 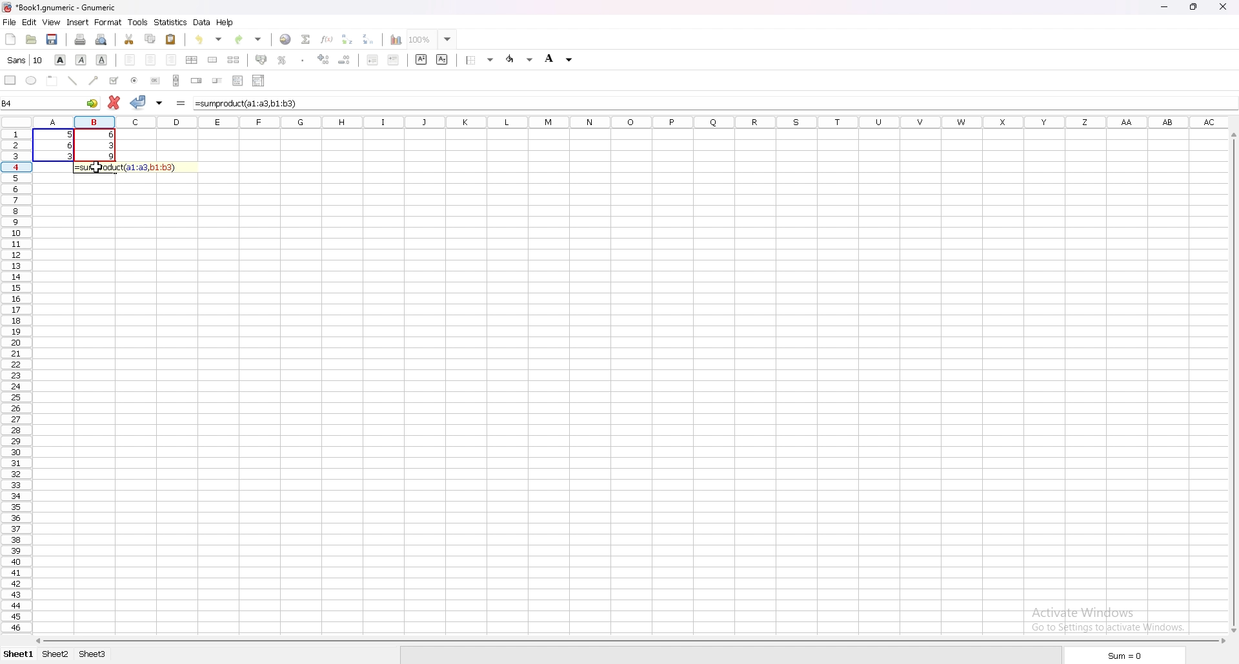 What do you see at coordinates (60, 61) in the screenshot?
I see `bold` at bounding box center [60, 61].